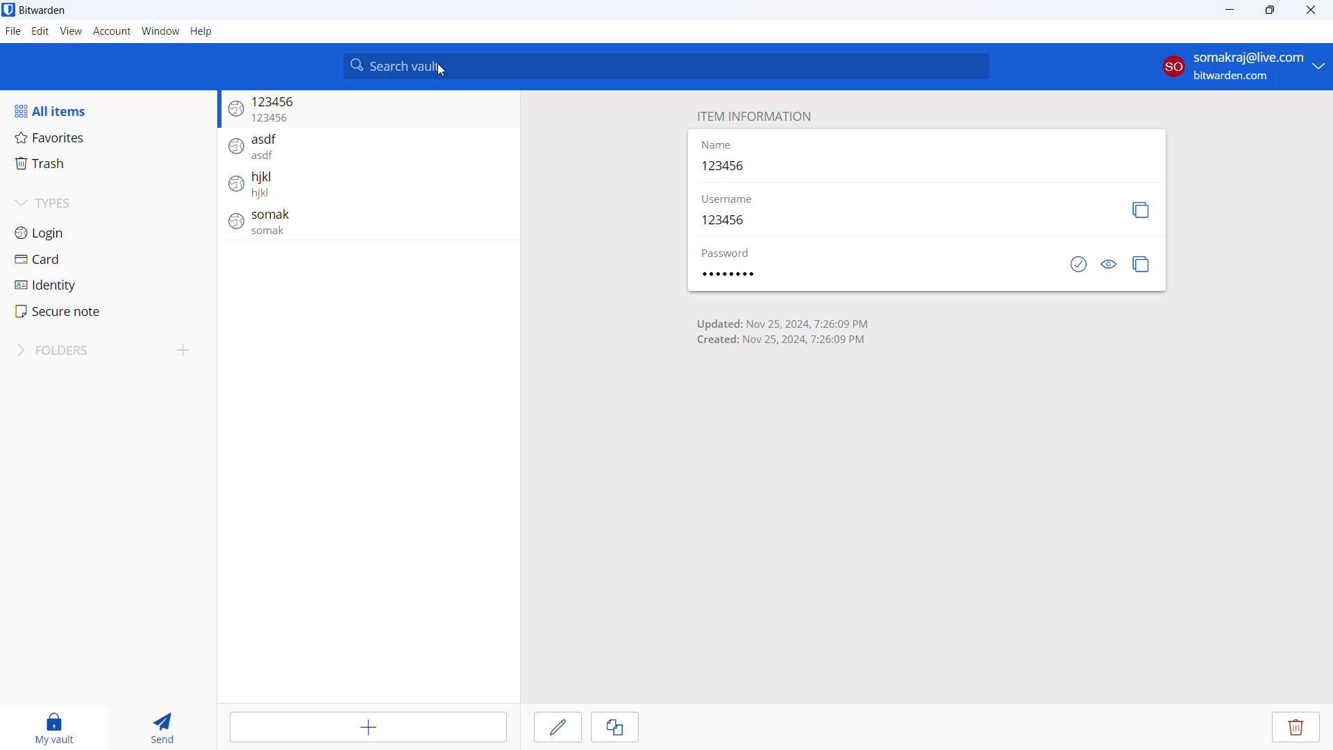 The height and width of the screenshot is (750, 1333). Describe the element at coordinates (1311, 10) in the screenshot. I see `close` at that location.